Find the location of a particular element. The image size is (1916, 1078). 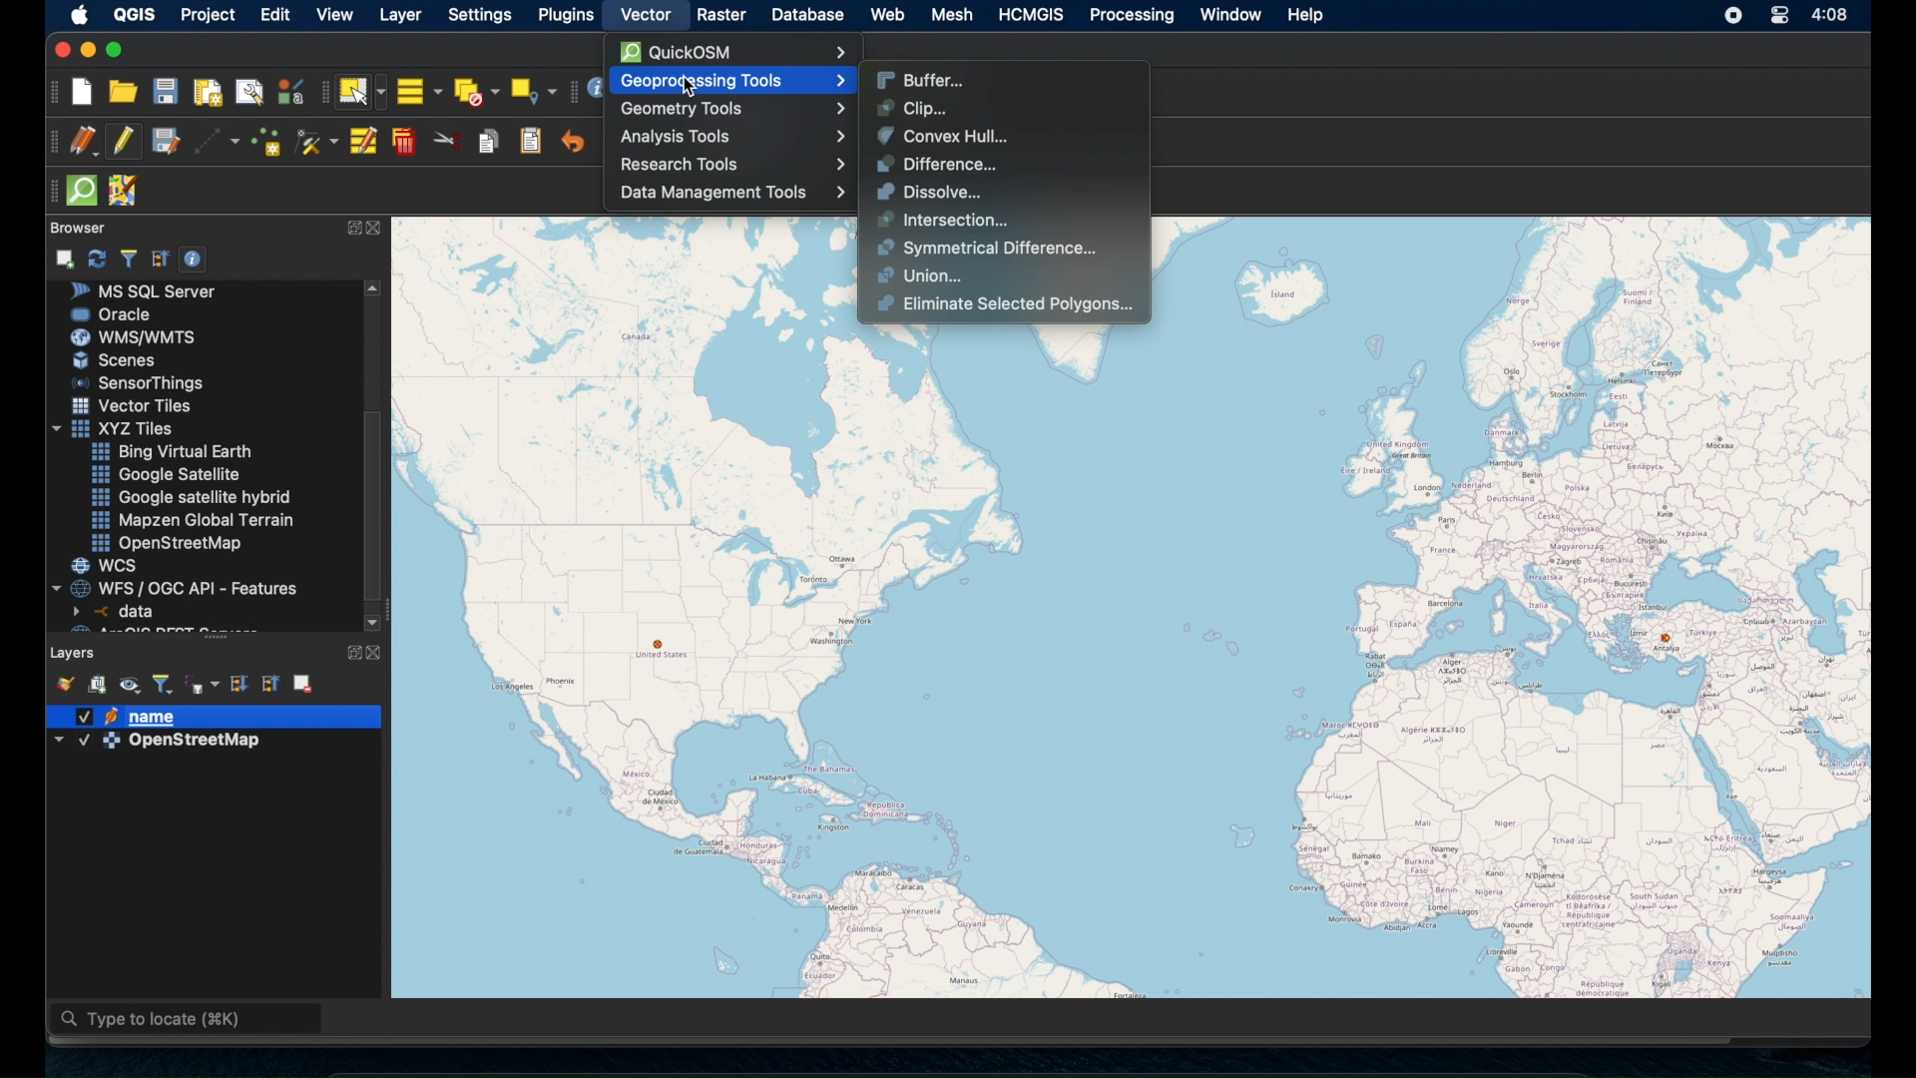

expand all is located at coordinates (238, 682).